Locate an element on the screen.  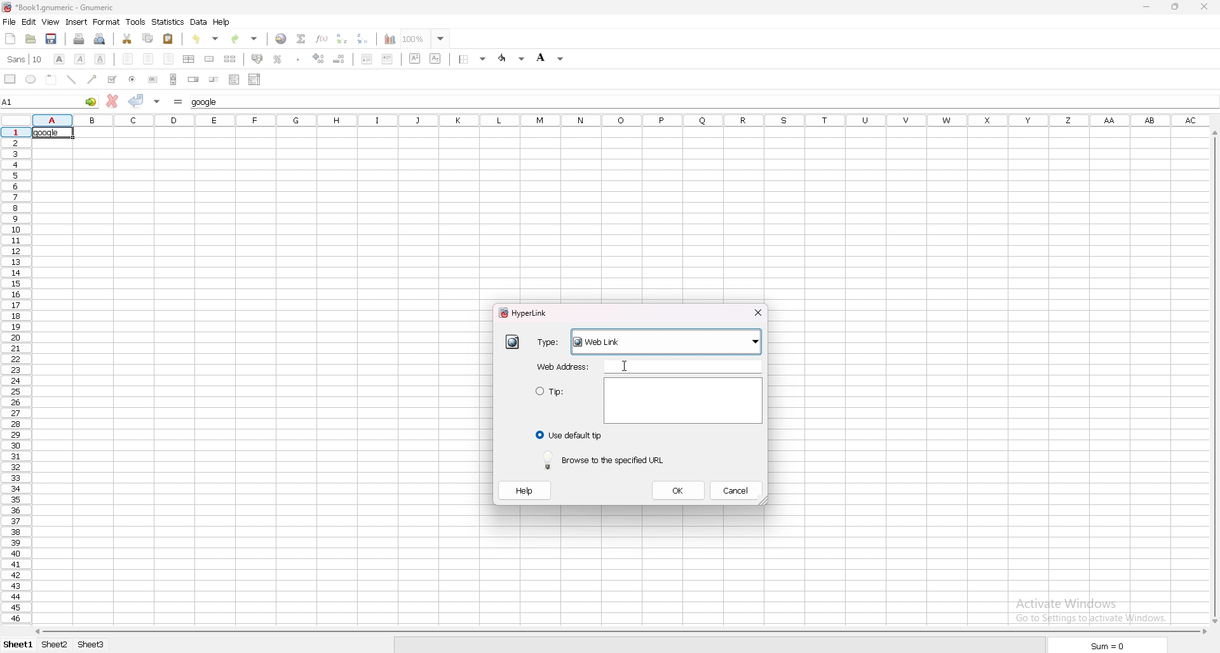
function is located at coordinates (322, 39).